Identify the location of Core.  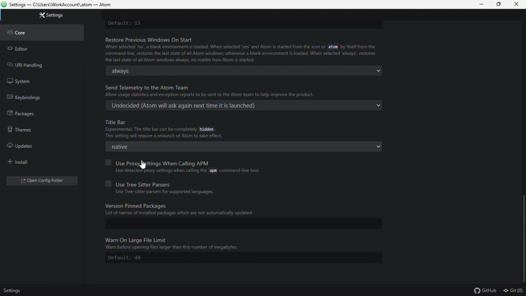
(45, 32).